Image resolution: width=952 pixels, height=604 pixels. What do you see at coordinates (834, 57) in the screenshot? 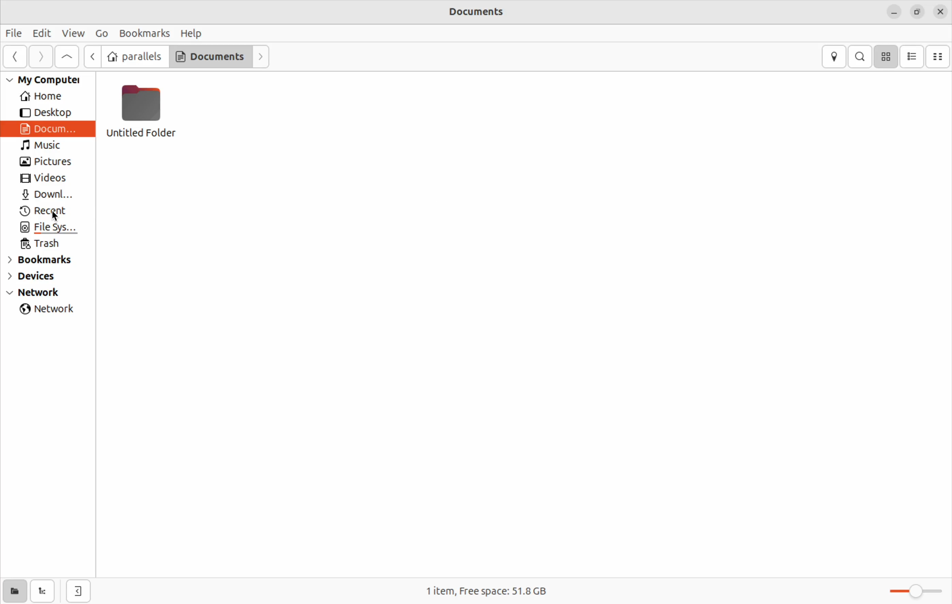
I see `location` at bounding box center [834, 57].